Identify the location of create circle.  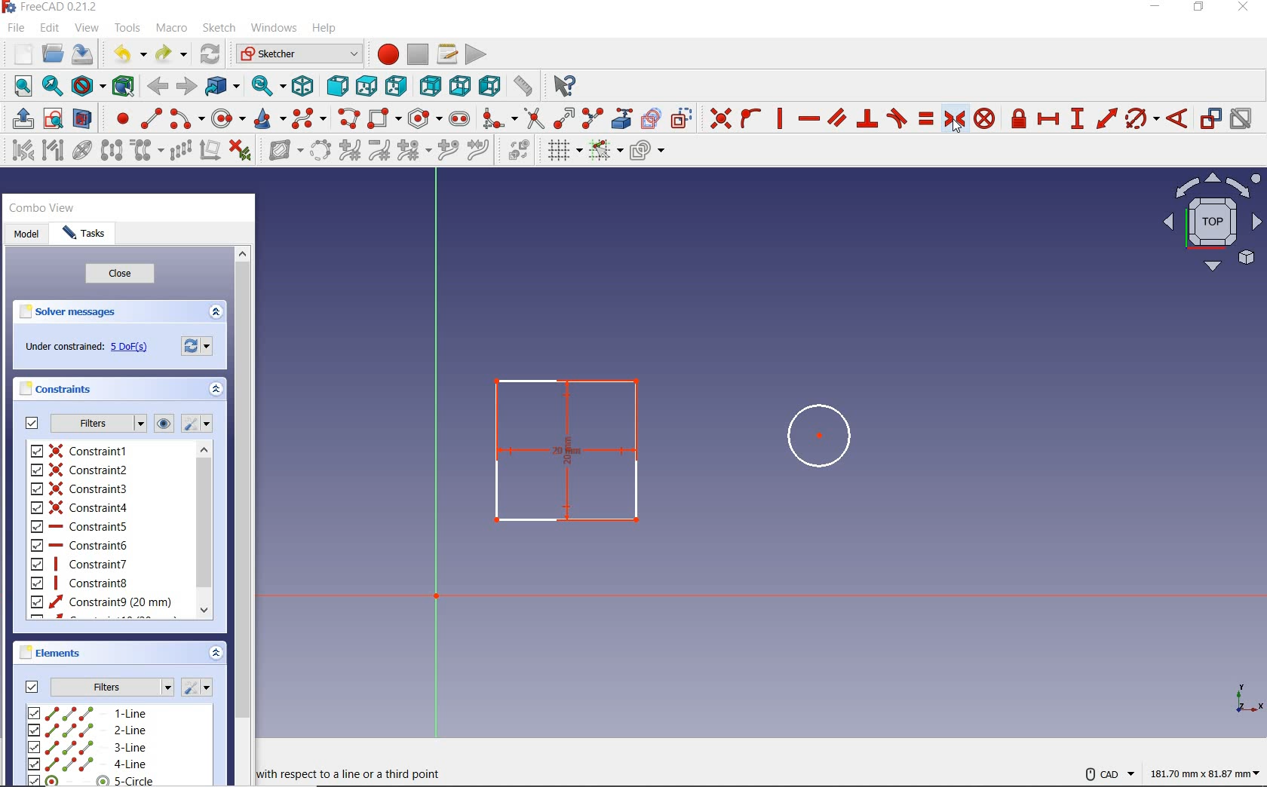
(229, 118).